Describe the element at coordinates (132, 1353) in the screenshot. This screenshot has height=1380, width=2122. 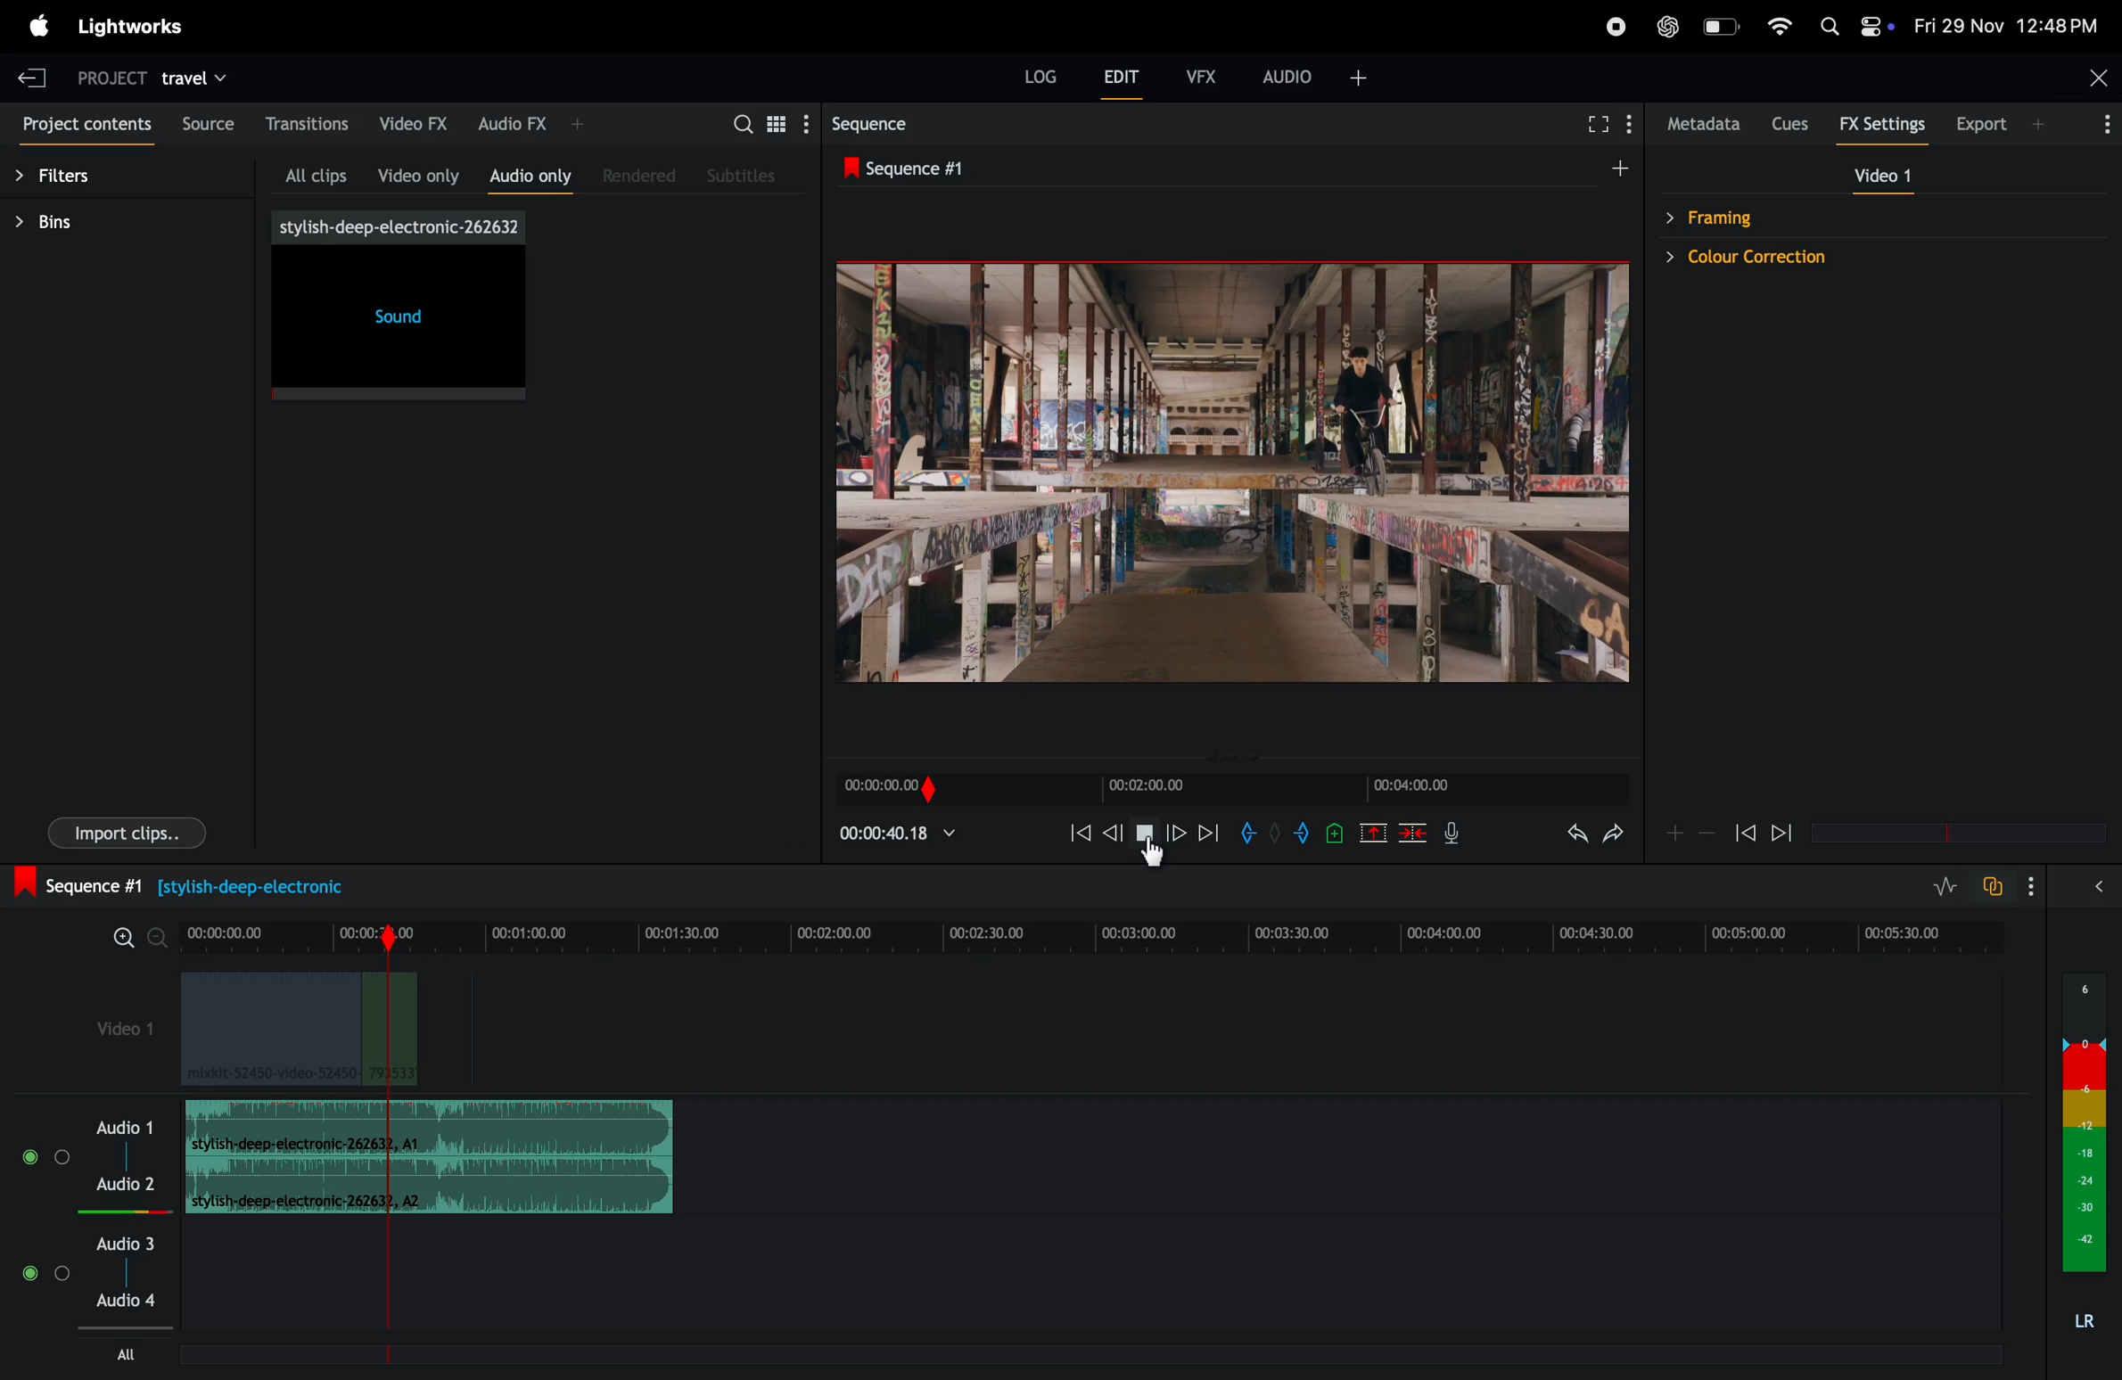
I see `all` at that location.